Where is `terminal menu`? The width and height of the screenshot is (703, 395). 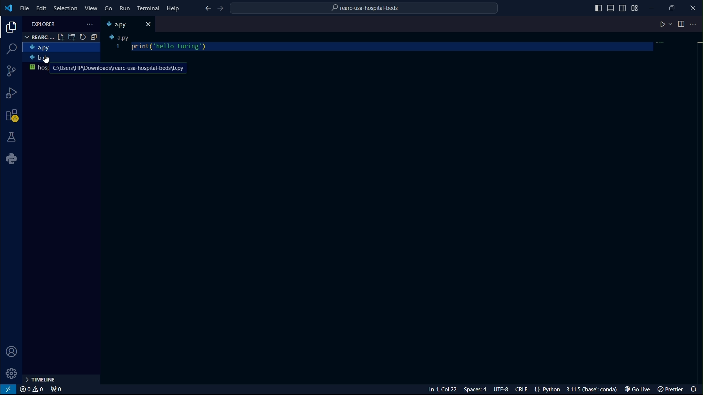 terminal menu is located at coordinates (149, 9).